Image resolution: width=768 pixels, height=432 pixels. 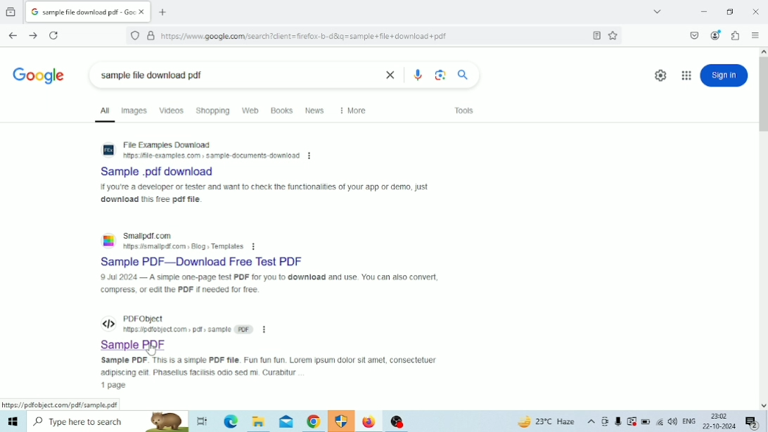 What do you see at coordinates (259, 421) in the screenshot?
I see `File Explorer` at bounding box center [259, 421].